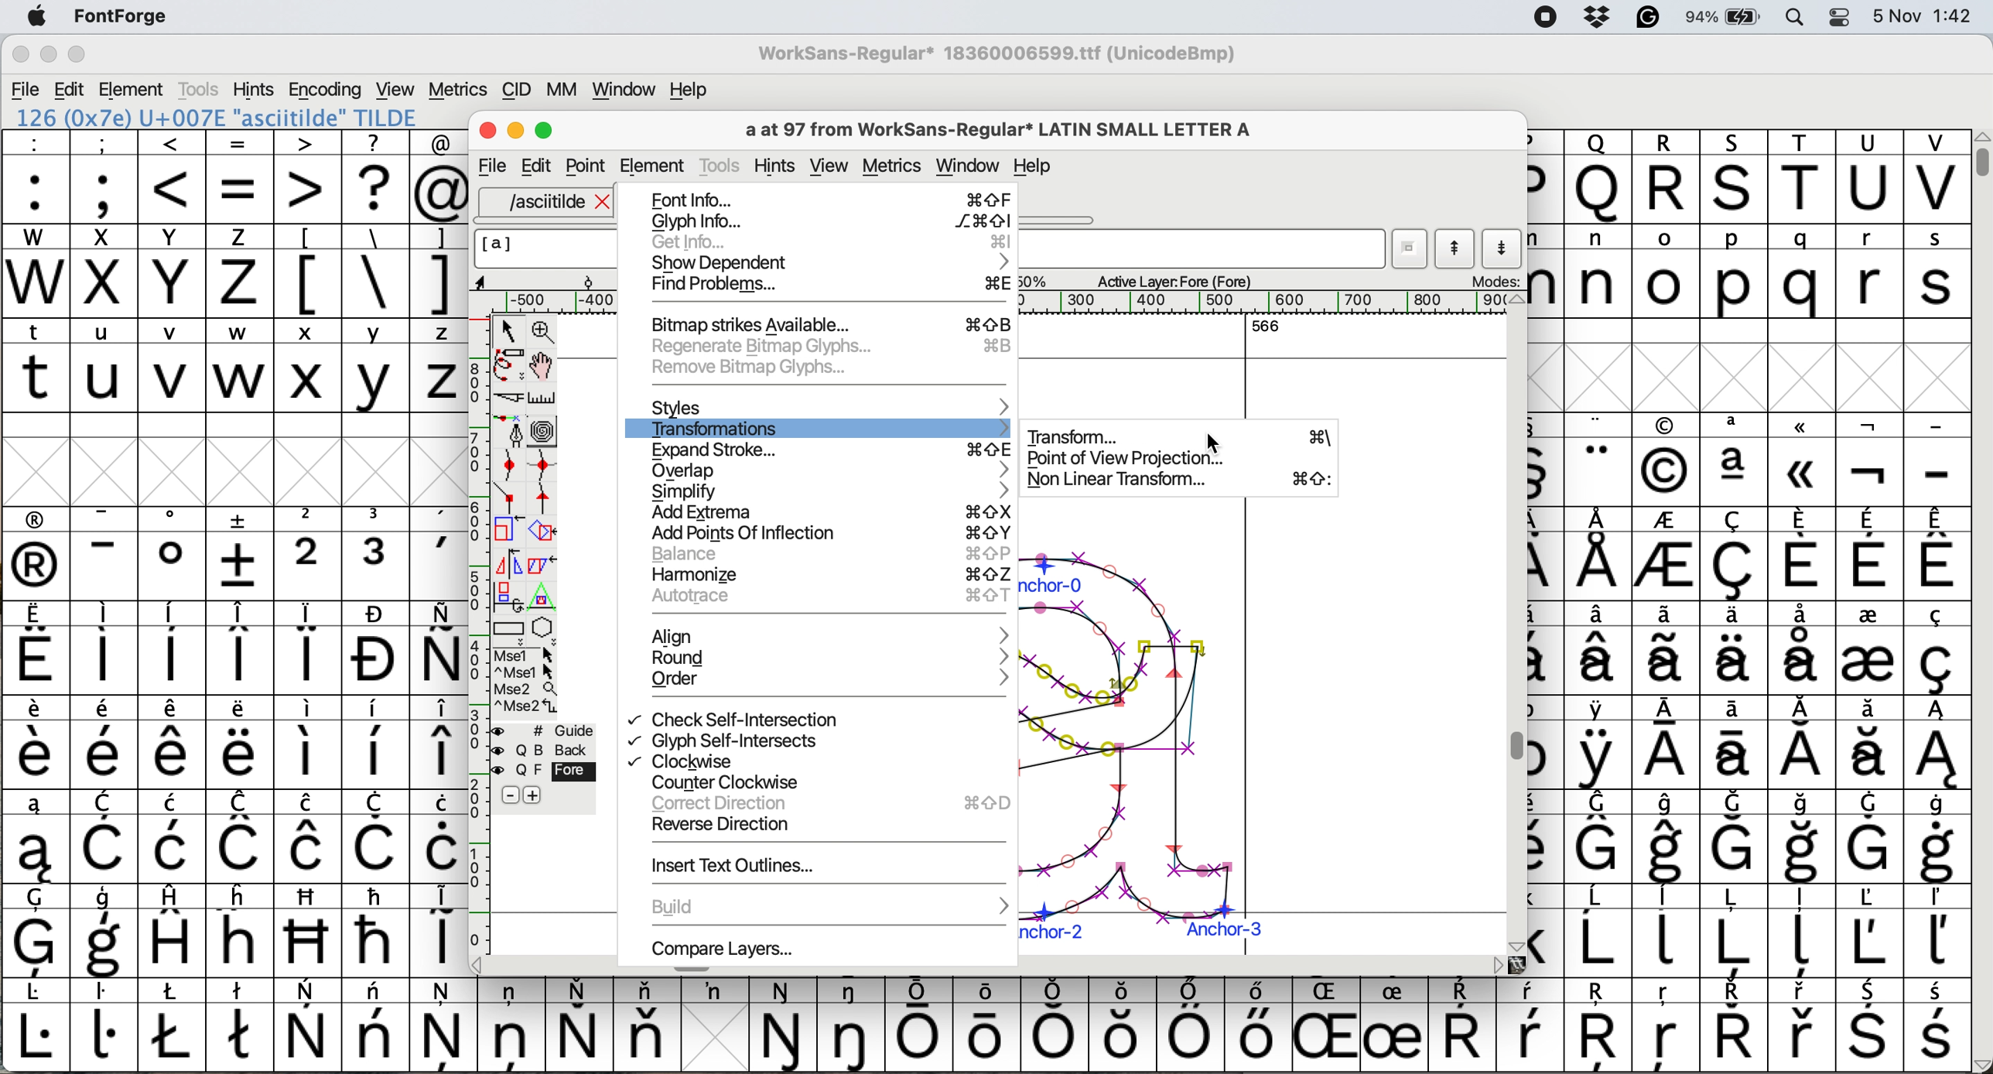 Image resolution: width=1993 pixels, height=1074 pixels. What do you see at coordinates (690, 89) in the screenshot?
I see `help` at bounding box center [690, 89].